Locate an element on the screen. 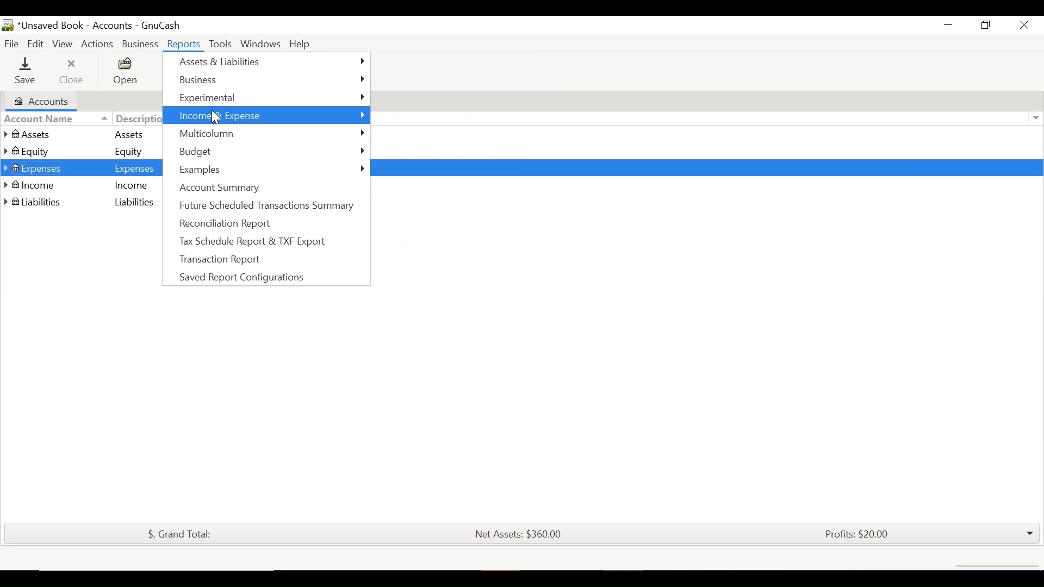  Saved Report Configurations is located at coordinates (237, 276).